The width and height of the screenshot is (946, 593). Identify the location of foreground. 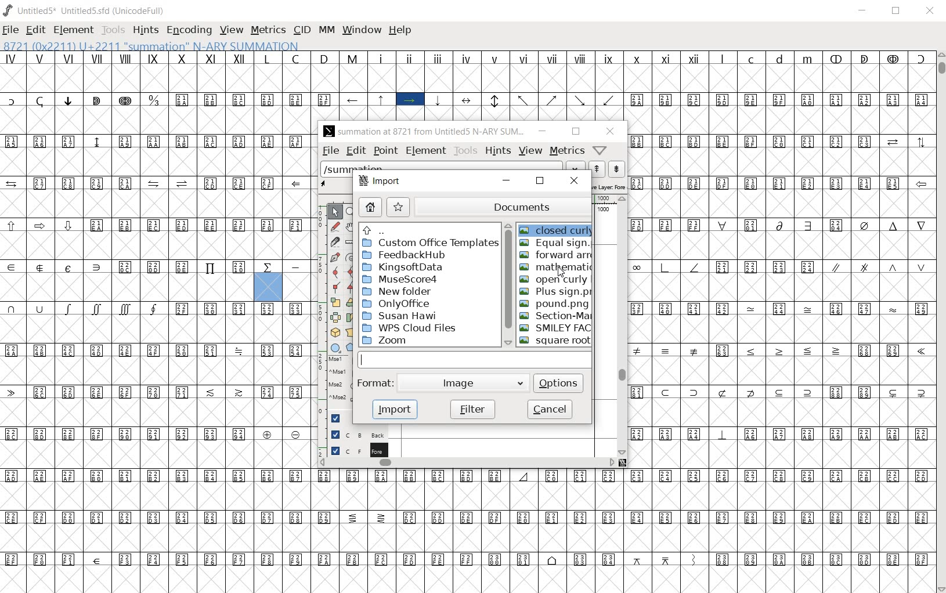
(352, 449).